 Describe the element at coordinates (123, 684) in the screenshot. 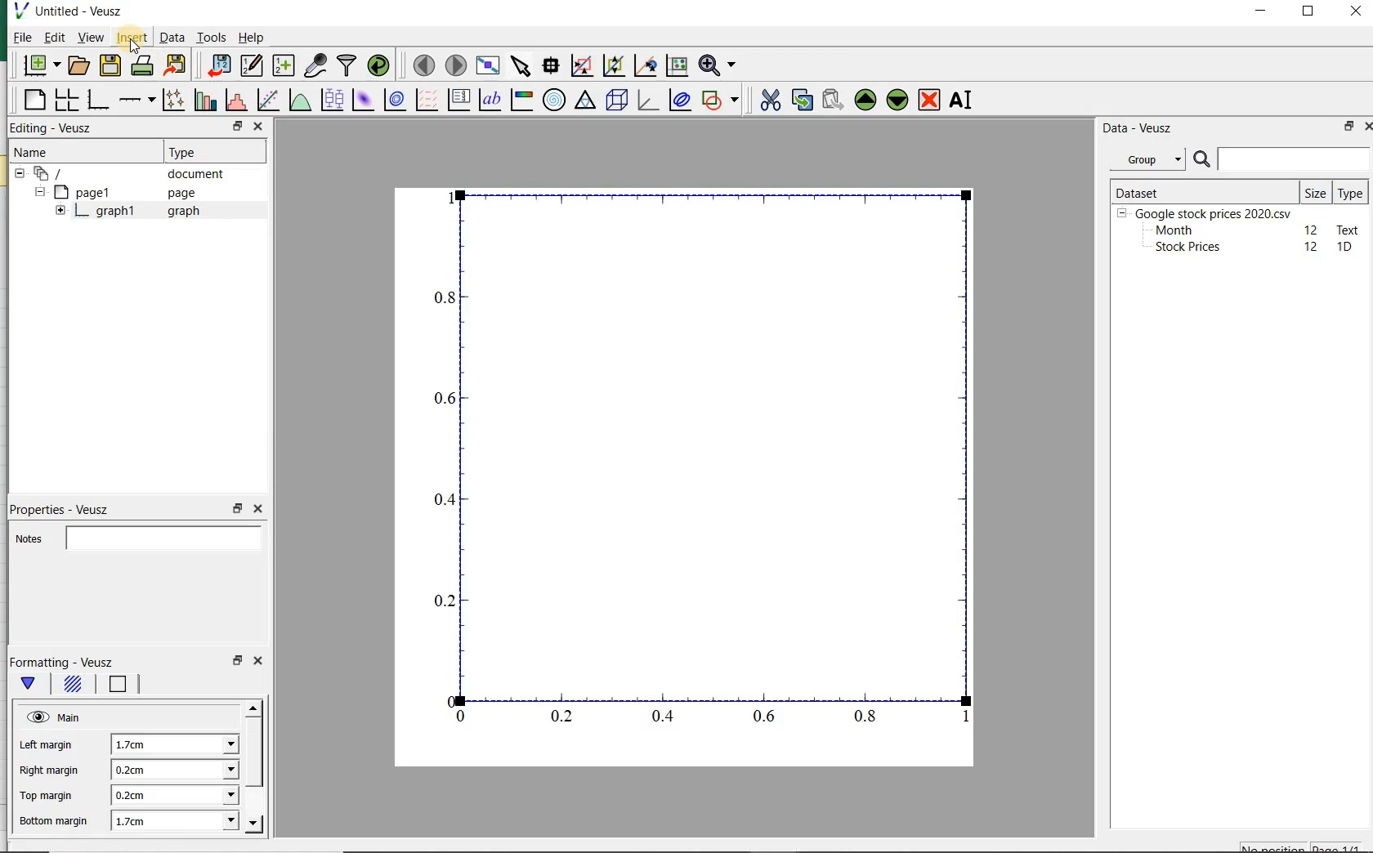

I see `border` at that location.